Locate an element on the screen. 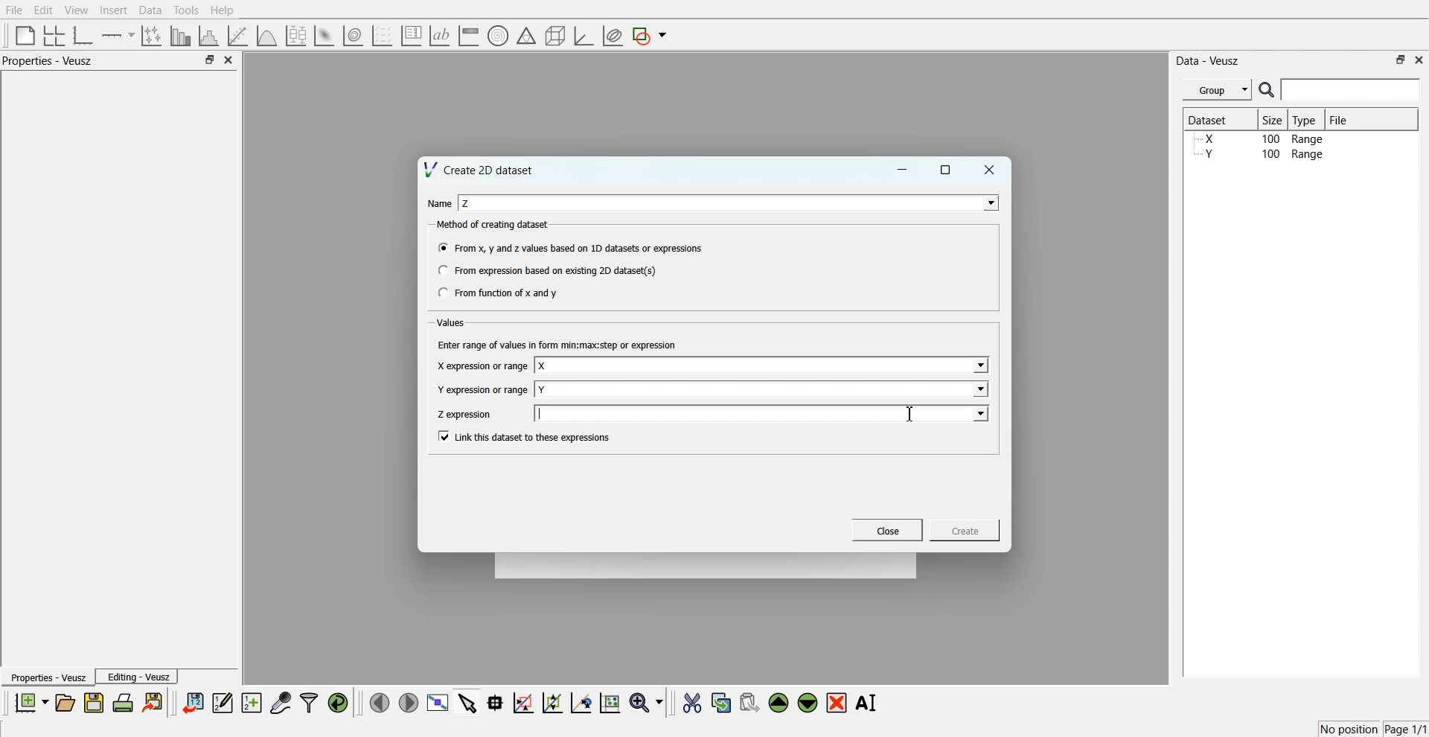 The image size is (1429, 737). Maximize is located at coordinates (946, 170).